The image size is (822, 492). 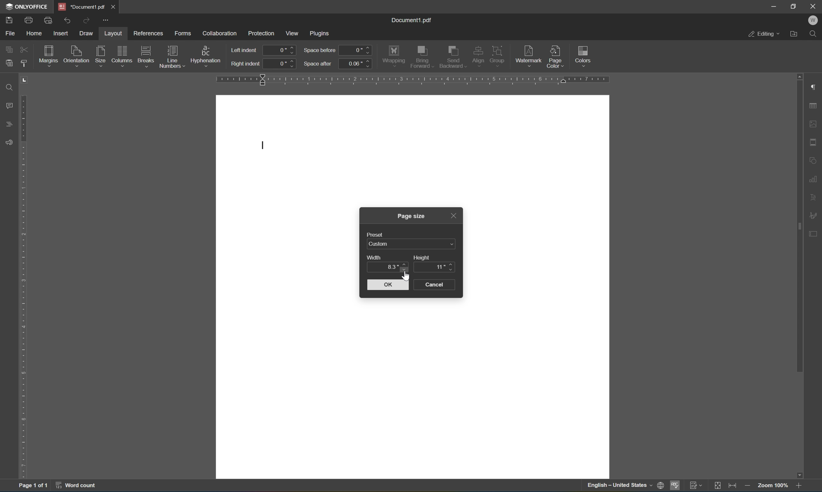 What do you see at coordinates (318, 63) in the screenshot?
I see `space after` at bounding box center [318, 63].